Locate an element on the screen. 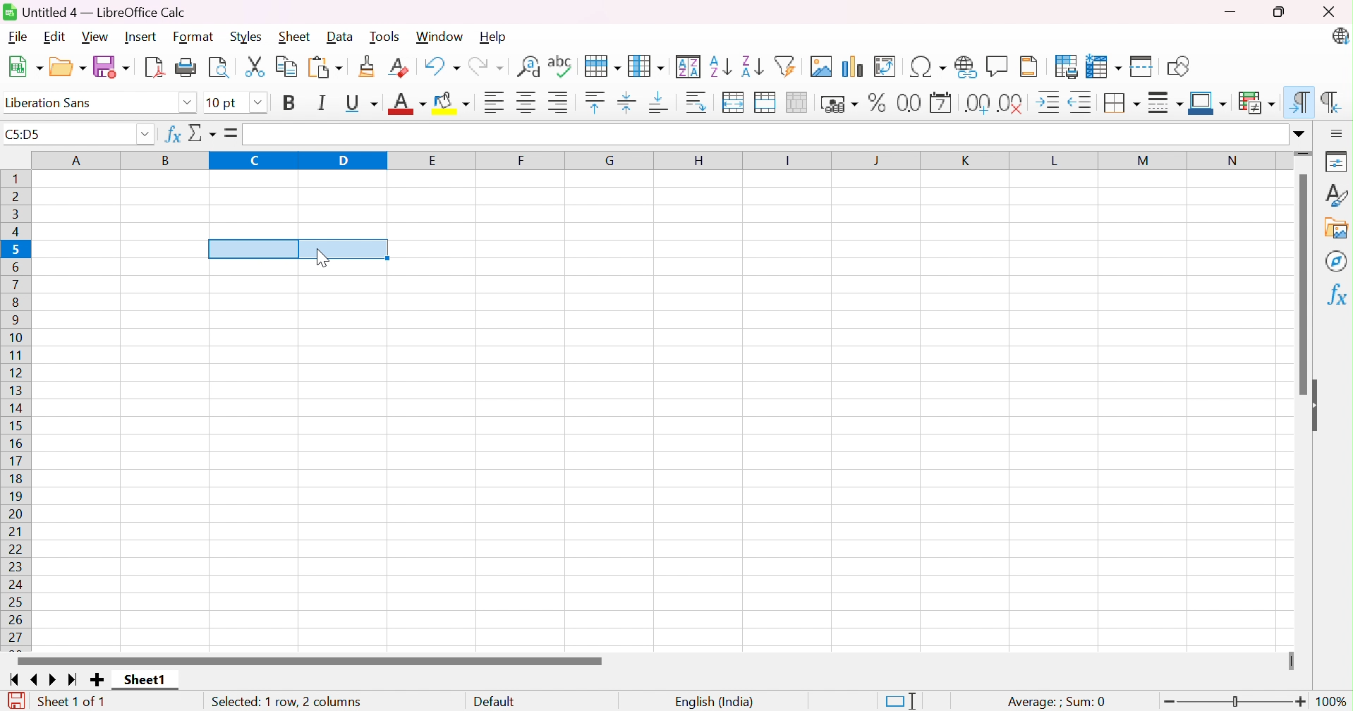  Drop Down is located at coordinates (186, 102).